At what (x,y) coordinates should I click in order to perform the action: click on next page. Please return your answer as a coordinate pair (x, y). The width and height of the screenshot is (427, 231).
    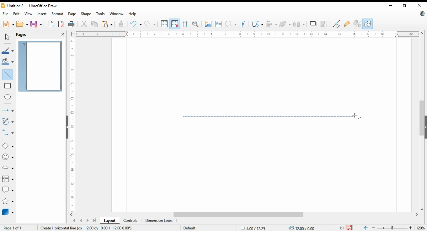
    Looking at the image, I should click on (87, 221).